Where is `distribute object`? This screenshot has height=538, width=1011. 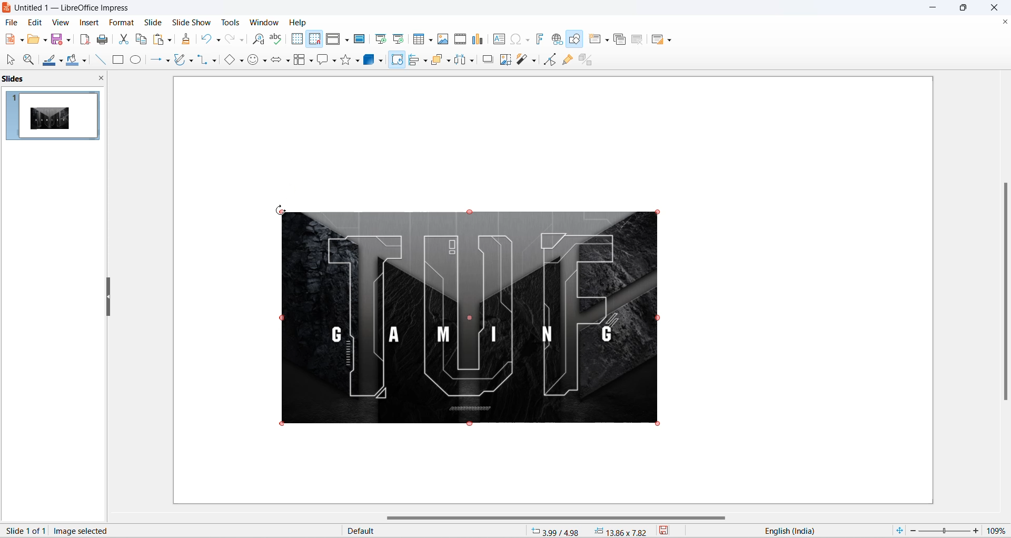
distribute object is located at coordinates (474, 62).